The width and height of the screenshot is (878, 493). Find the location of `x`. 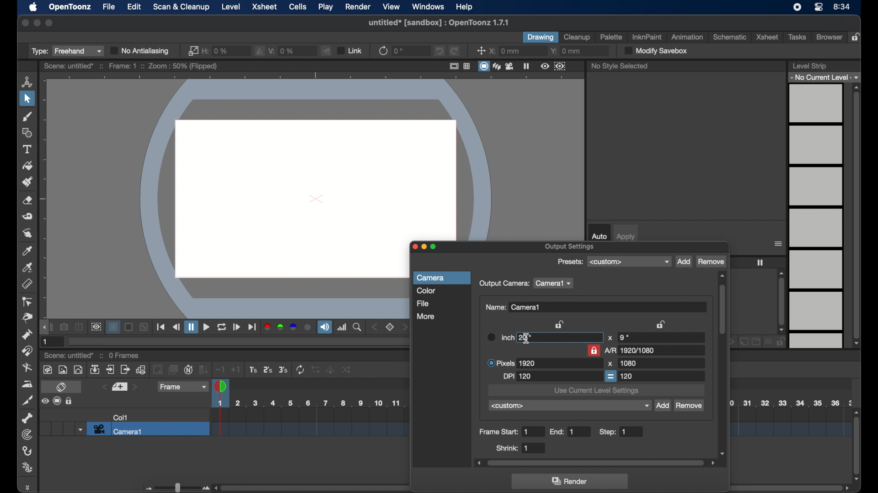

x is located at coordinates (504, 51).